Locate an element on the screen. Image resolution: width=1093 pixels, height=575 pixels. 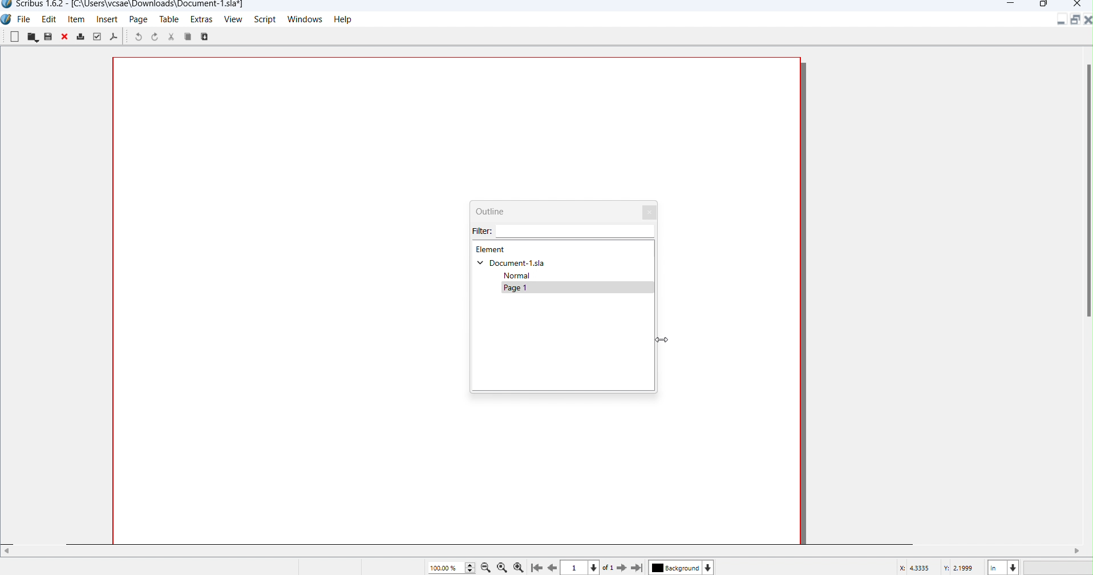
Scribus is located at coordinates (122, 6).